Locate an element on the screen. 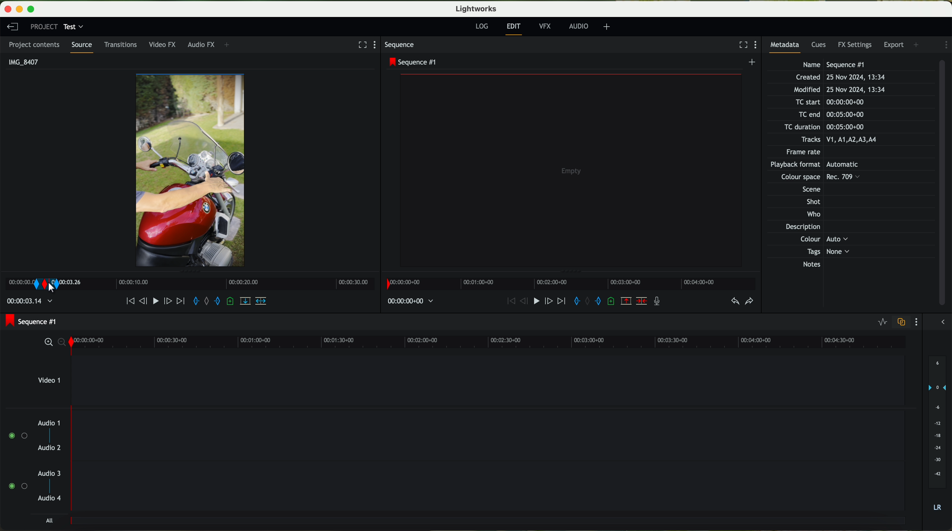 This screenshot has width=952, height=531. move foward is located at coordinates (180, 301).